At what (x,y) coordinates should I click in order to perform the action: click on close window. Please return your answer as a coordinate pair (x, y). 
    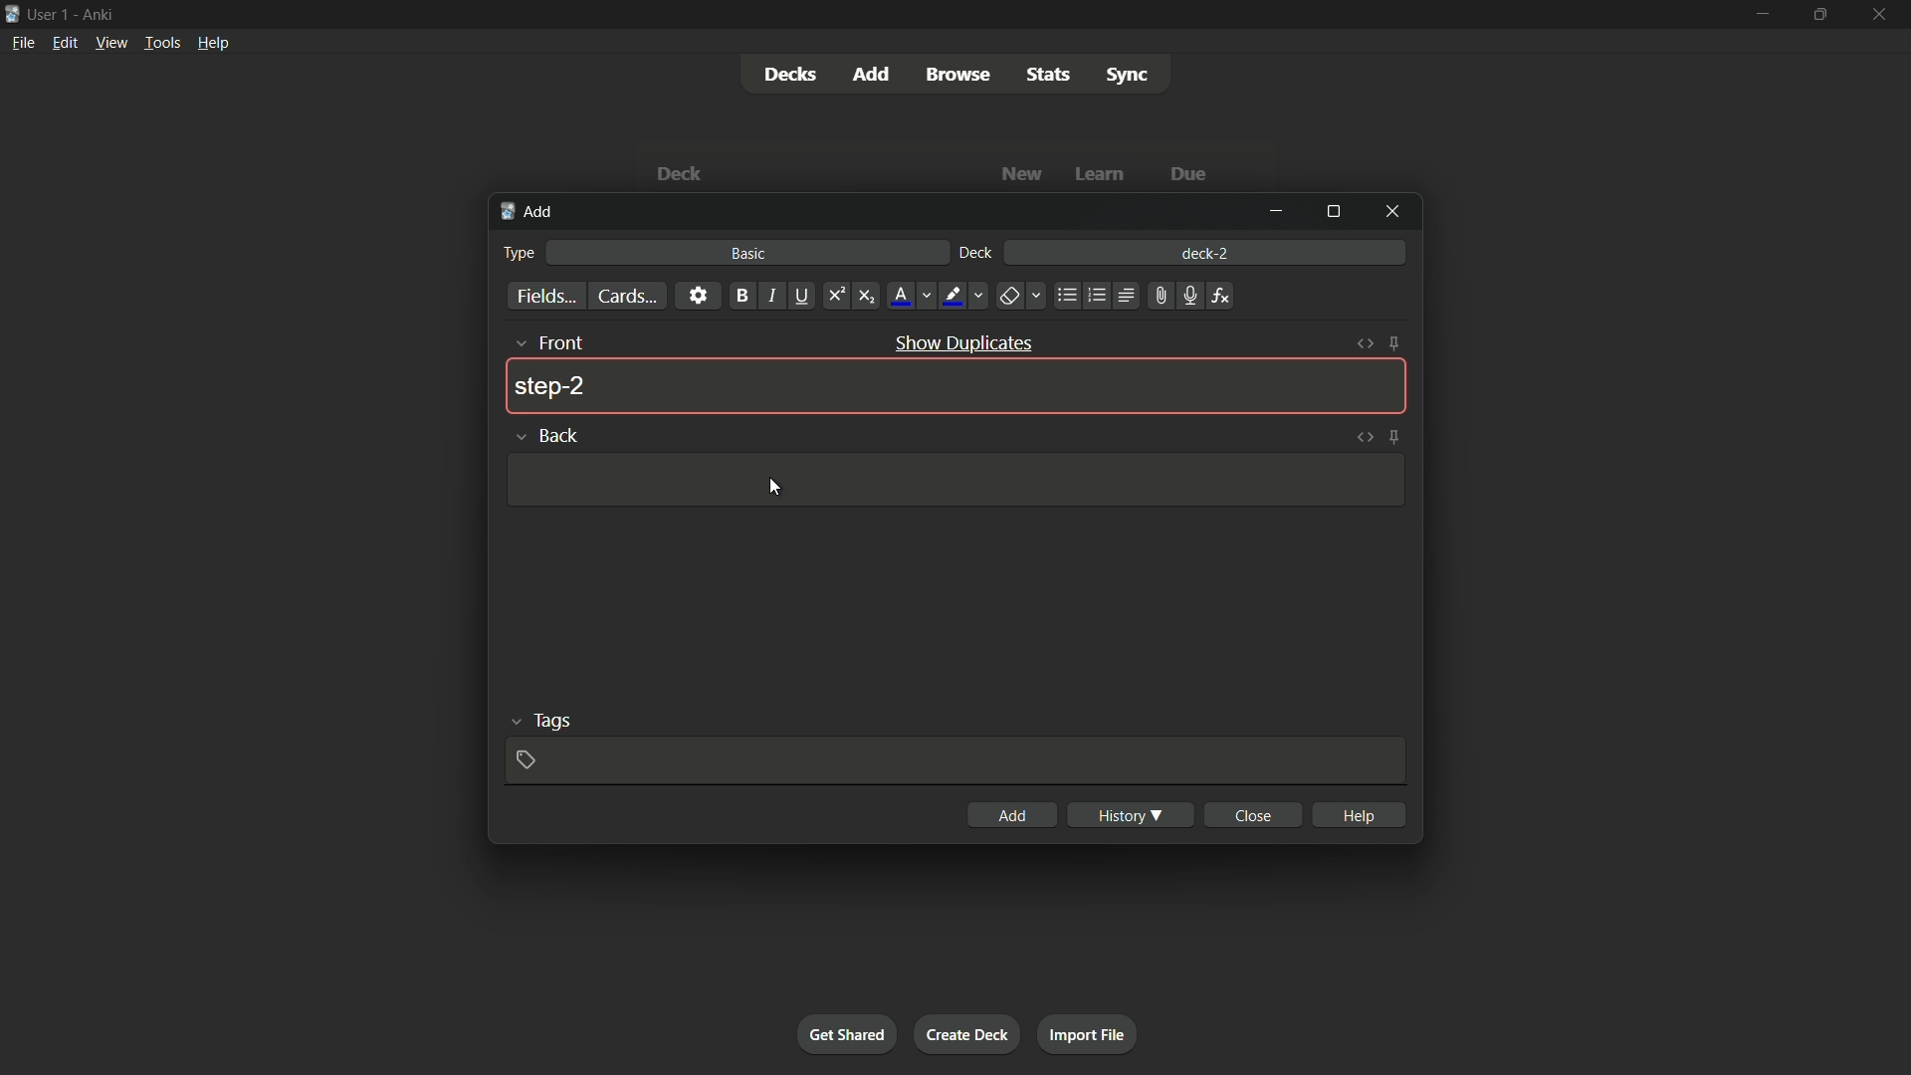
    Looking at the image, I should click on (1388, 211).